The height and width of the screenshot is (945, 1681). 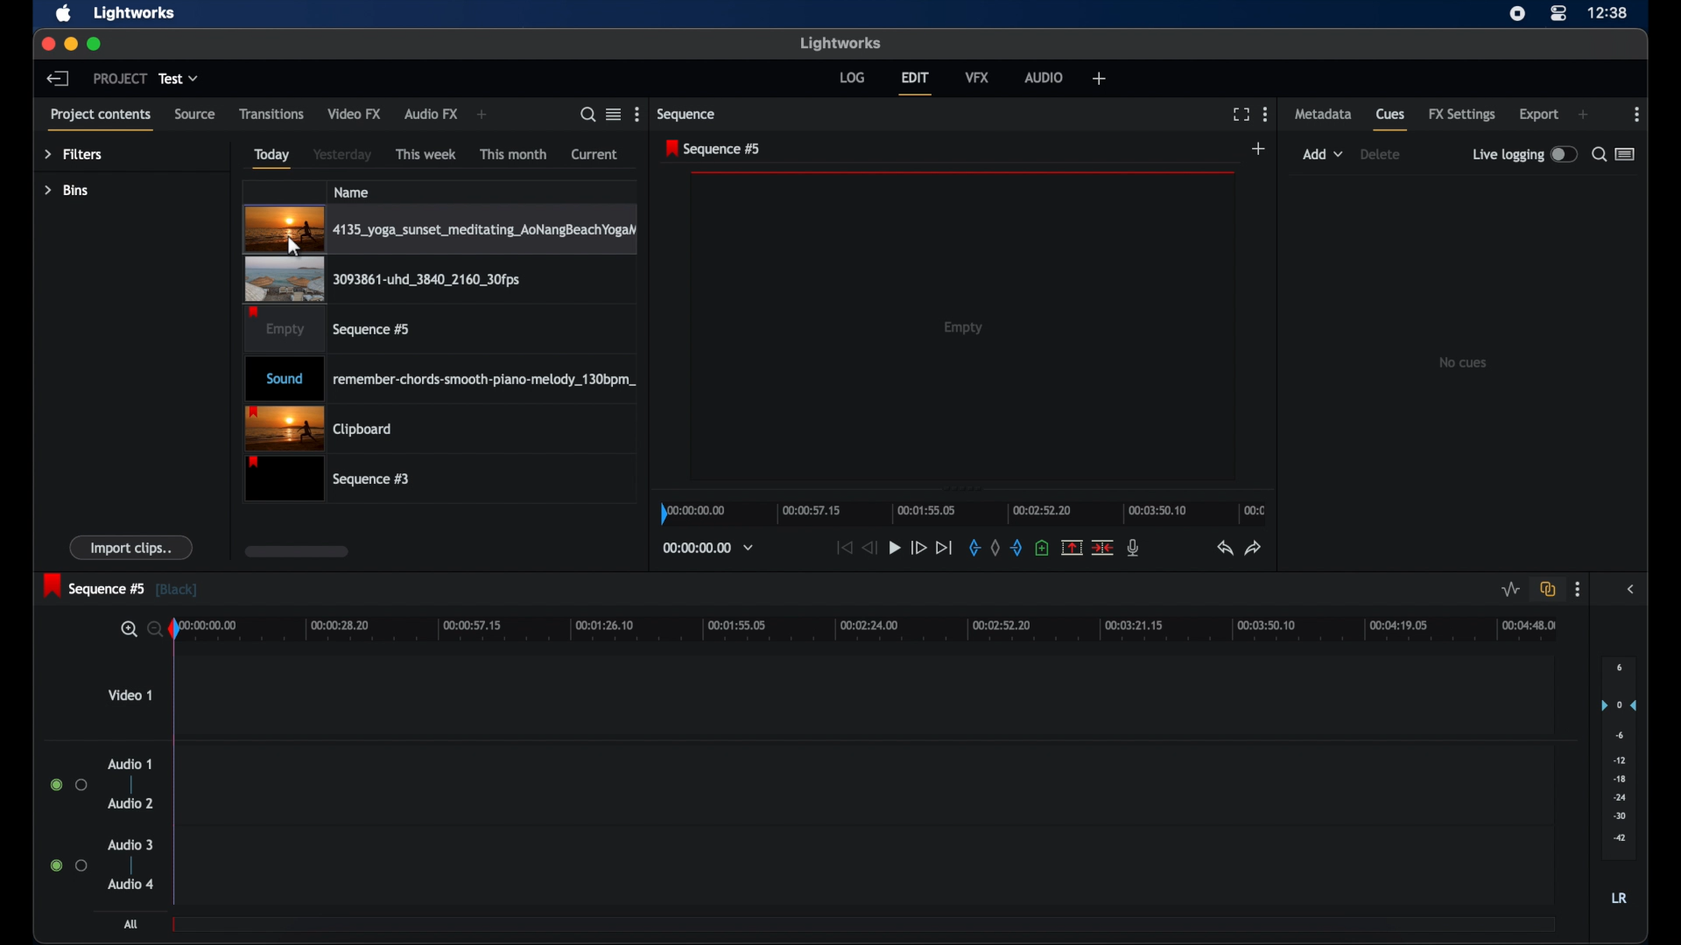 What do you see at coordinates (1383, 155) in the screenshot?
I see `delete` at bounding box center [1383, 155].